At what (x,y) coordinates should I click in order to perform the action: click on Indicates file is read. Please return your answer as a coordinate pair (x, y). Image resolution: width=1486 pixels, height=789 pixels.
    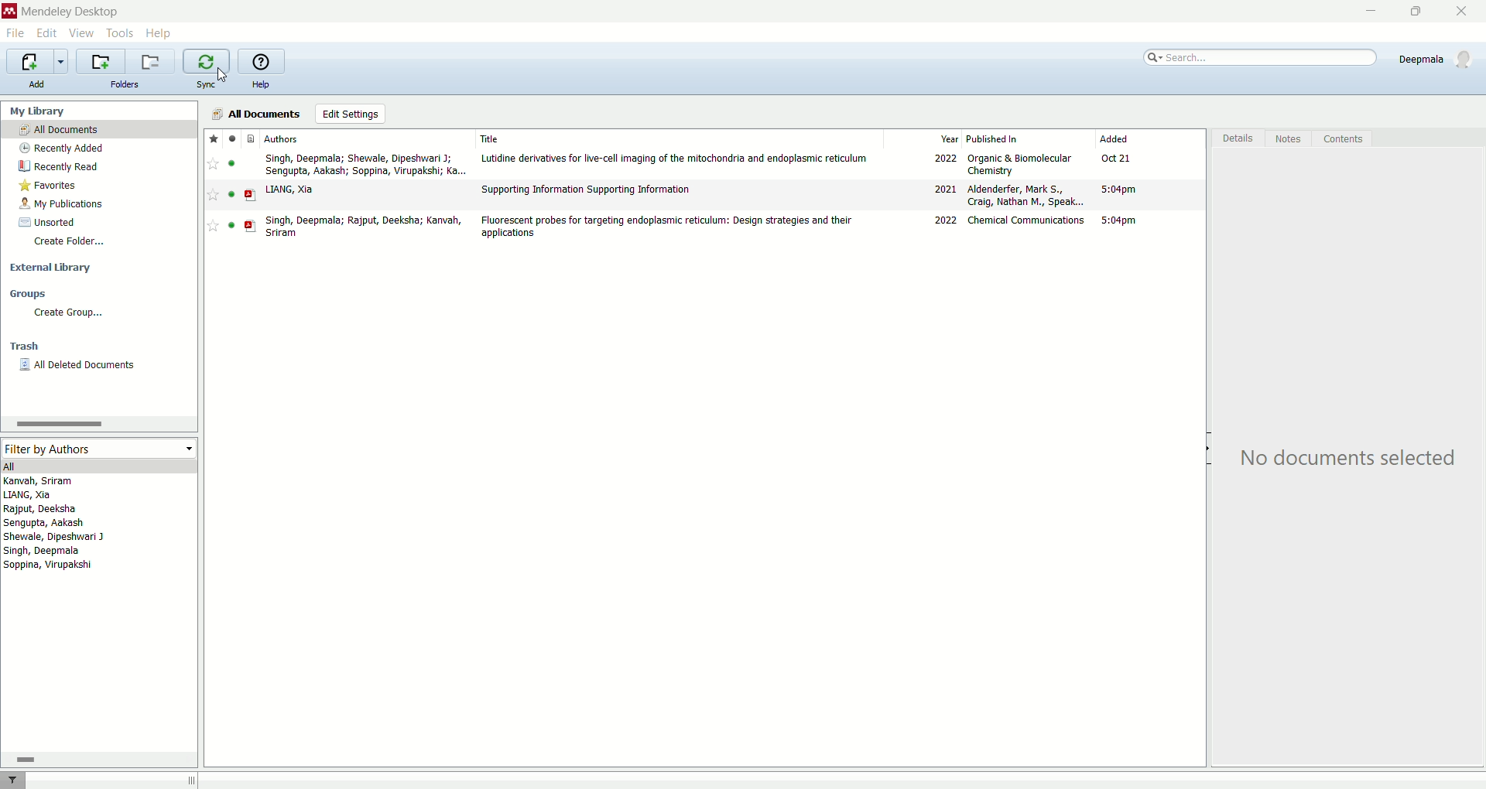
    Looking at the image, I should click on (231, 193).